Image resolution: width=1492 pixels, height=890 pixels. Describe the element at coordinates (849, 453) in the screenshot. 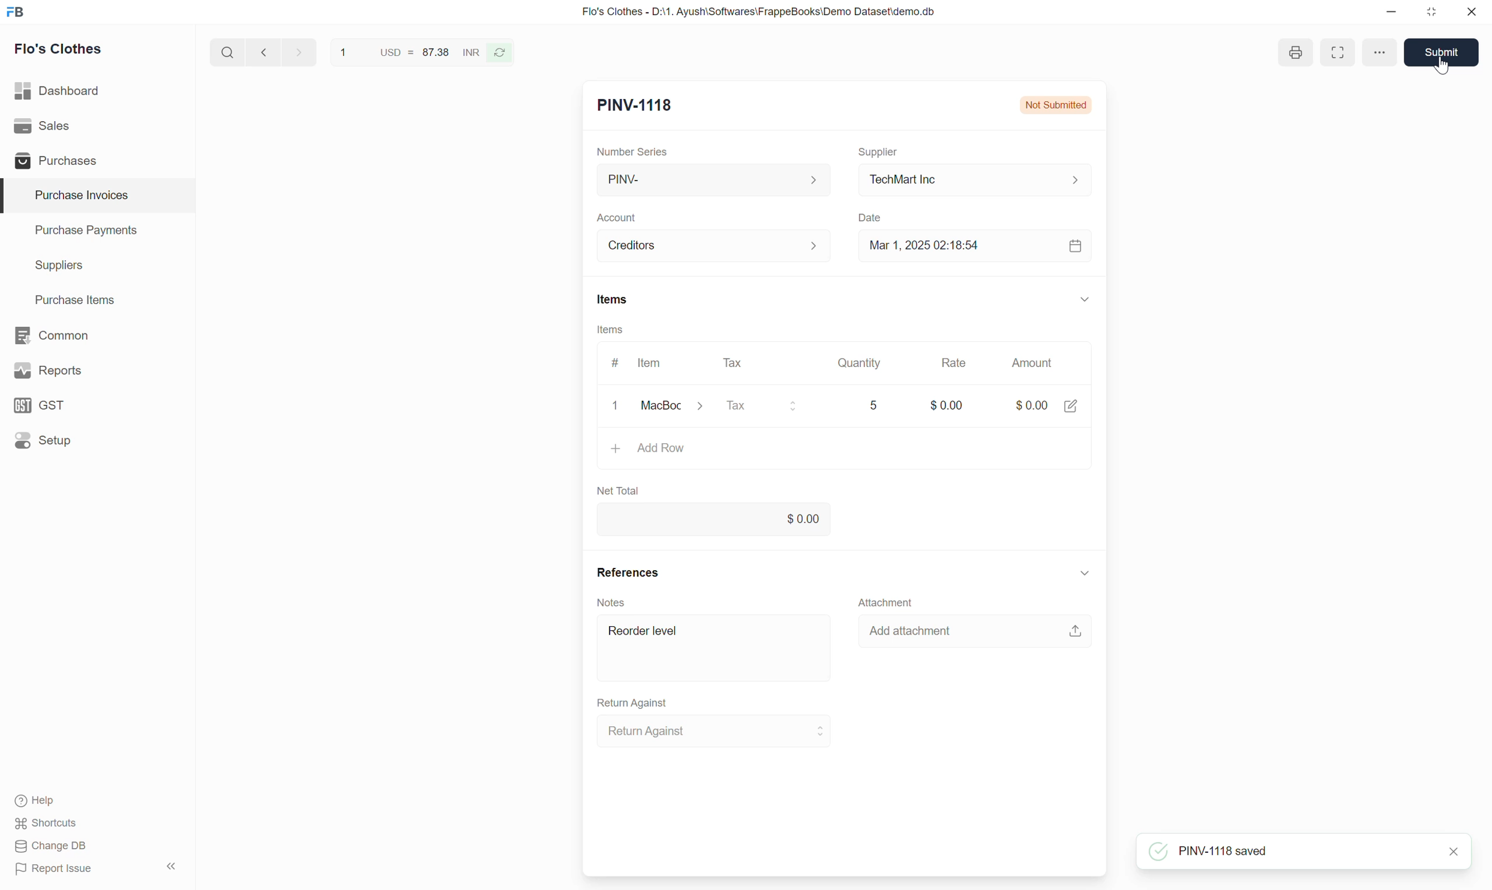

I see `Add Row` at that location.